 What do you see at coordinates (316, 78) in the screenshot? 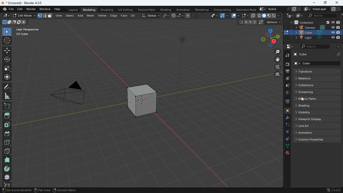
I see `relations` at bounding box center [316, 78].